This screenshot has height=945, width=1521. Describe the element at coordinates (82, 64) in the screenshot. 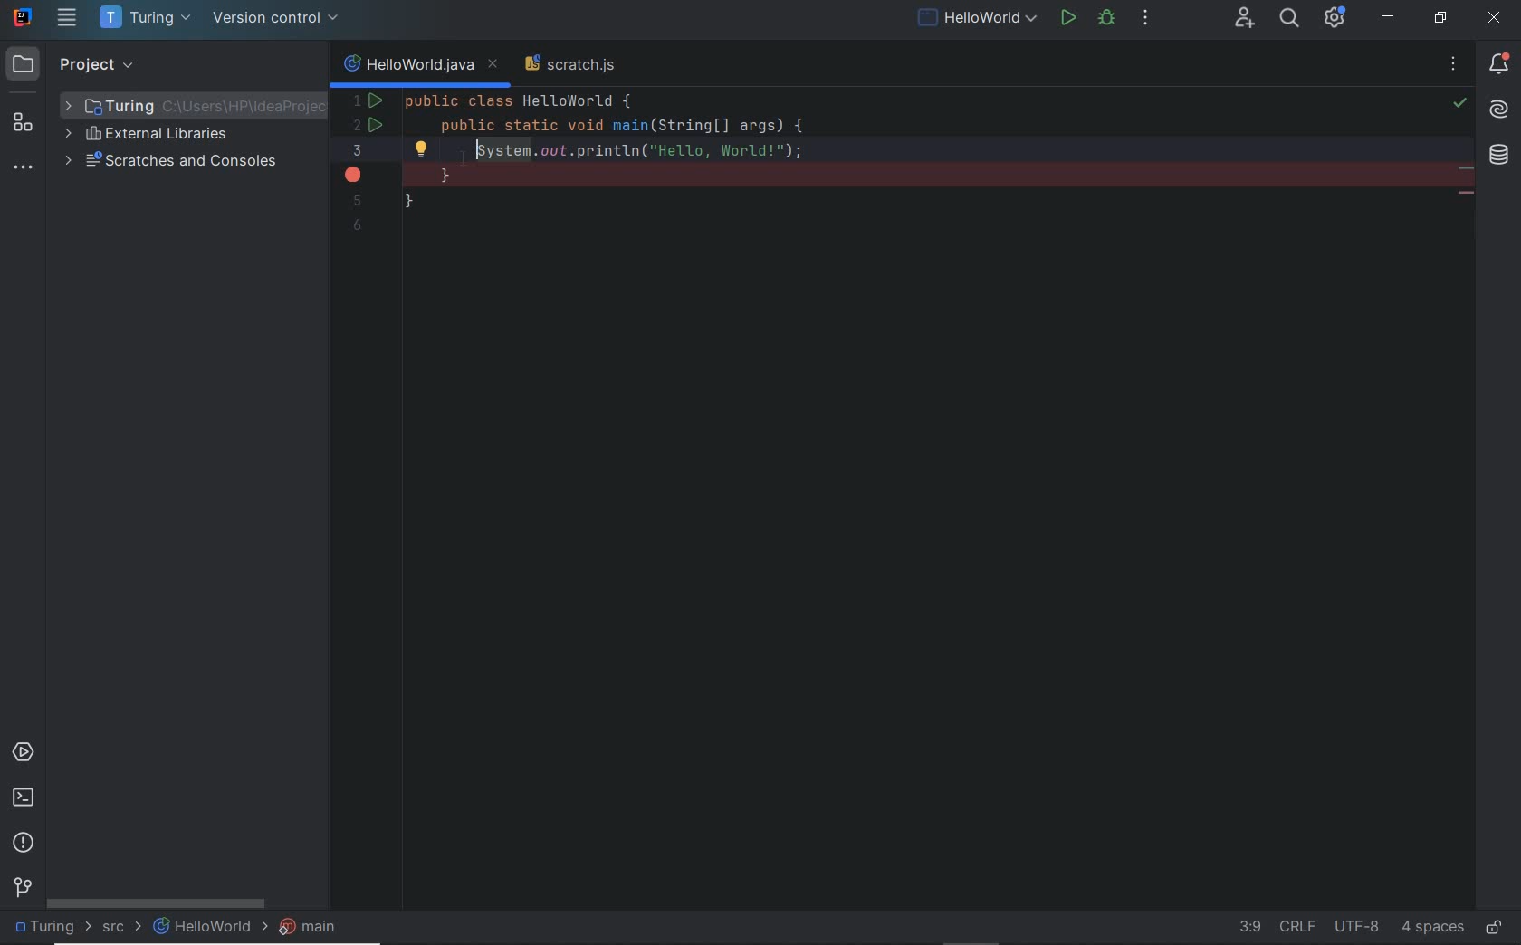

I see `project` at that location.